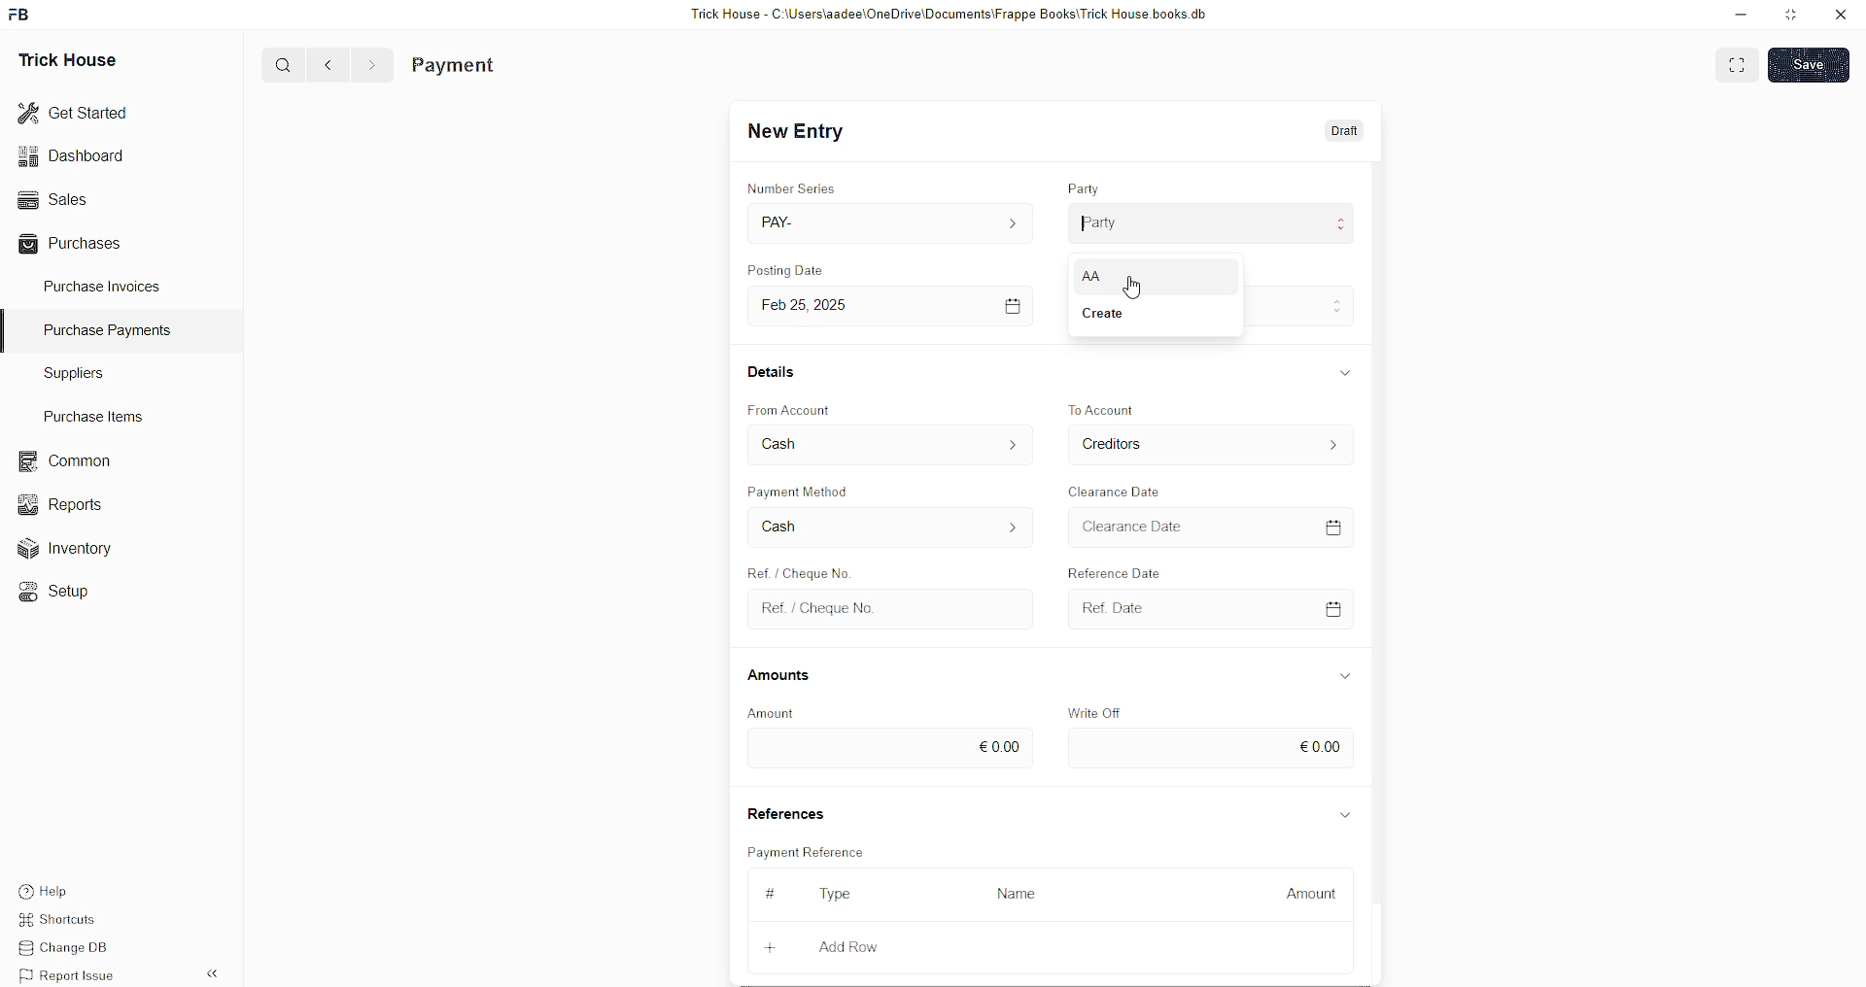 Image resolution: width=1866 pixels, height=987 pixels. Describe the element at coordinates (783, 221) in the screenshot. I see `PAY-` at that location.